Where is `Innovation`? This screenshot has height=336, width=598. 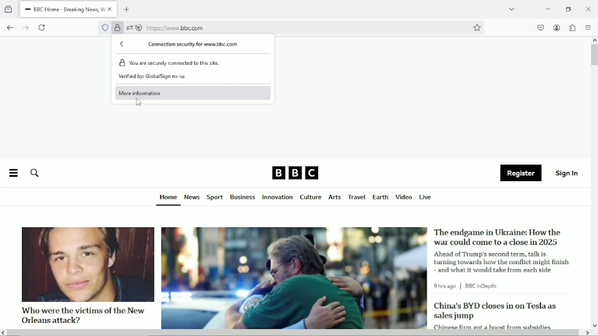
Innovation is located at coordinates (278, 198).